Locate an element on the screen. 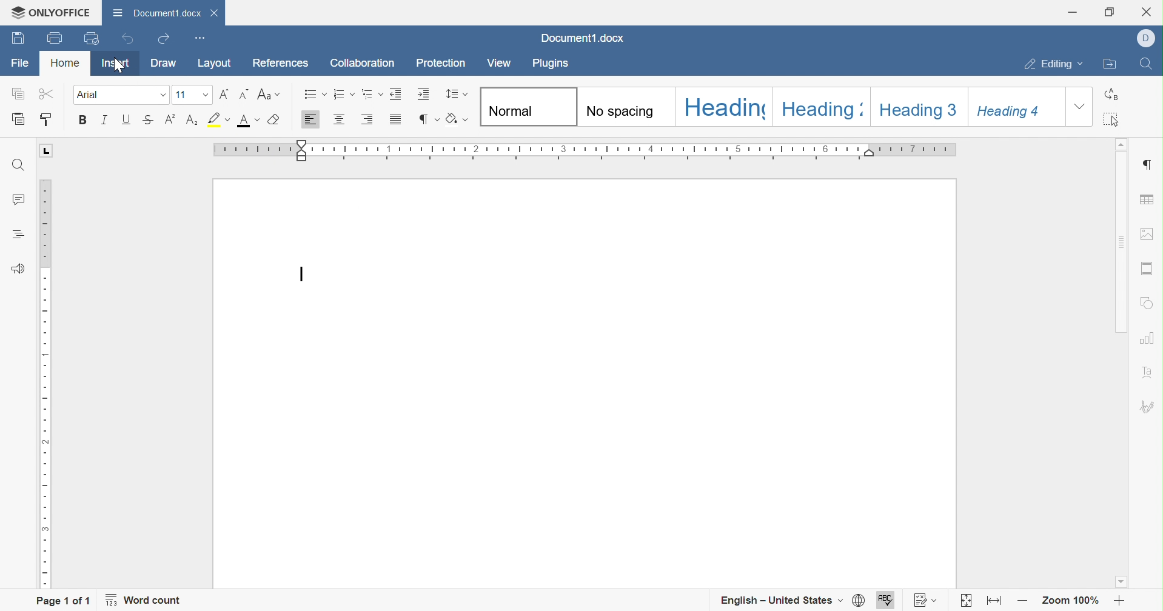 This screenshot has width=1163, height=611. Ruler is located at coordinates (47, 364).